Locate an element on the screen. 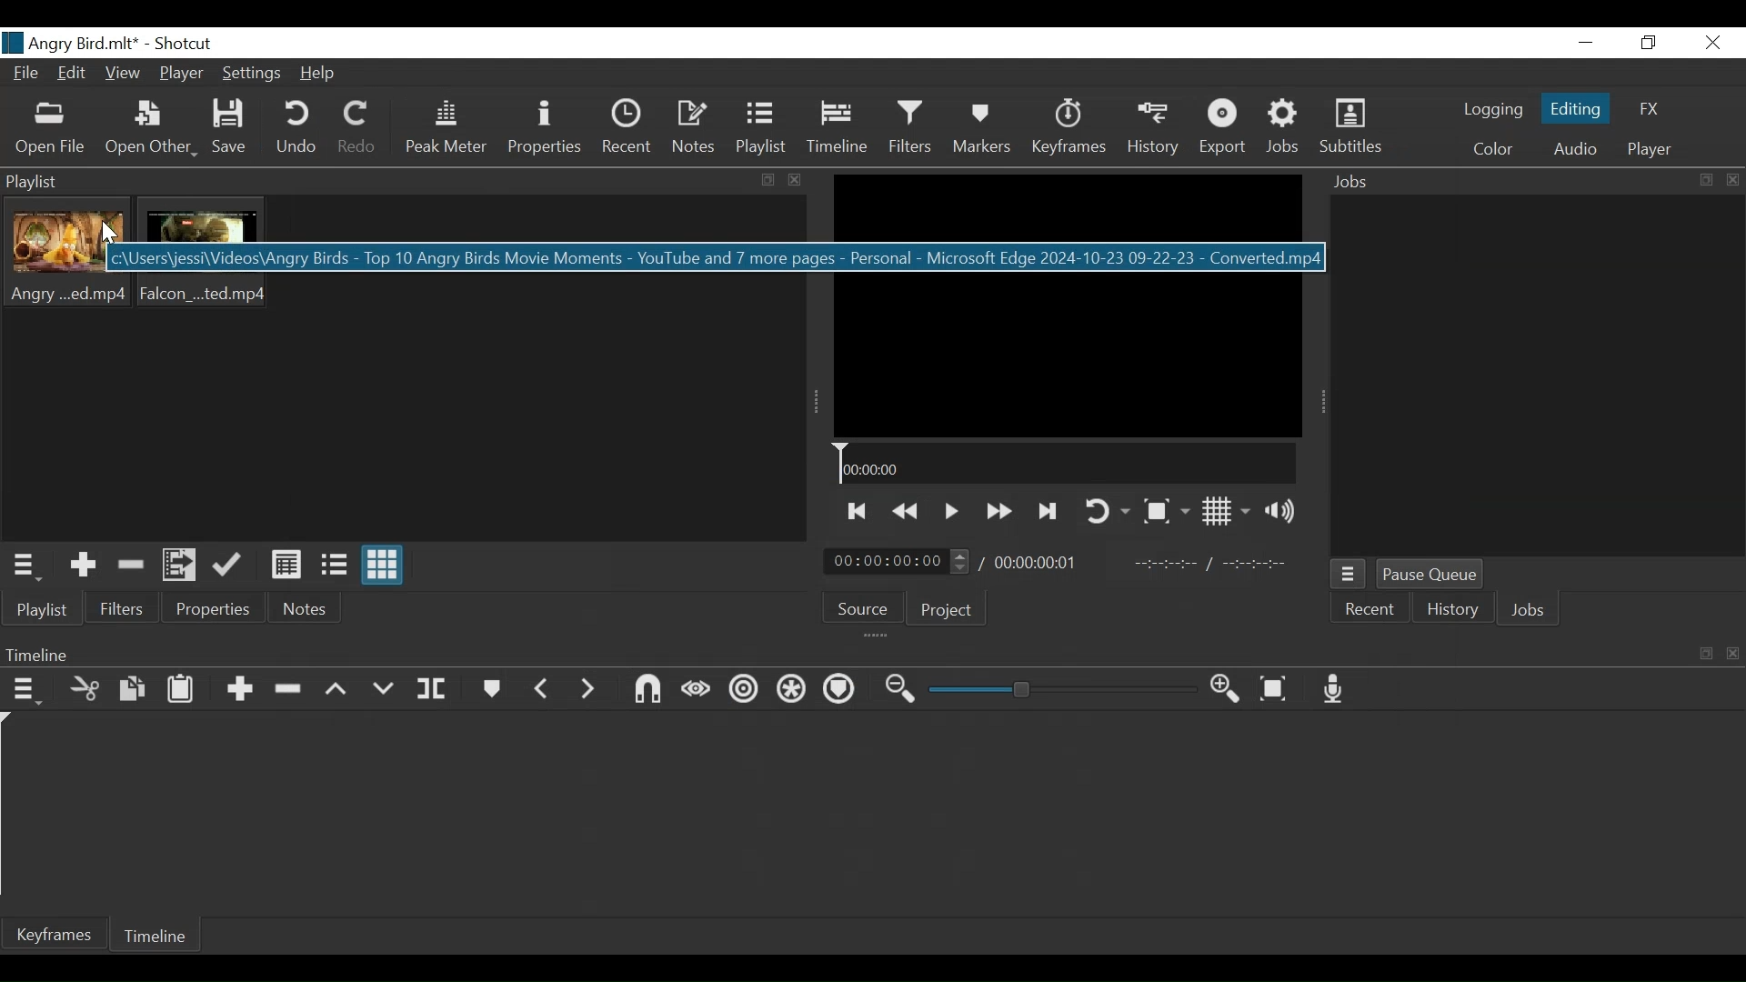 The width and height of the screenshot is (1746, 982). Current Duration is located at coordinates (898, 562).